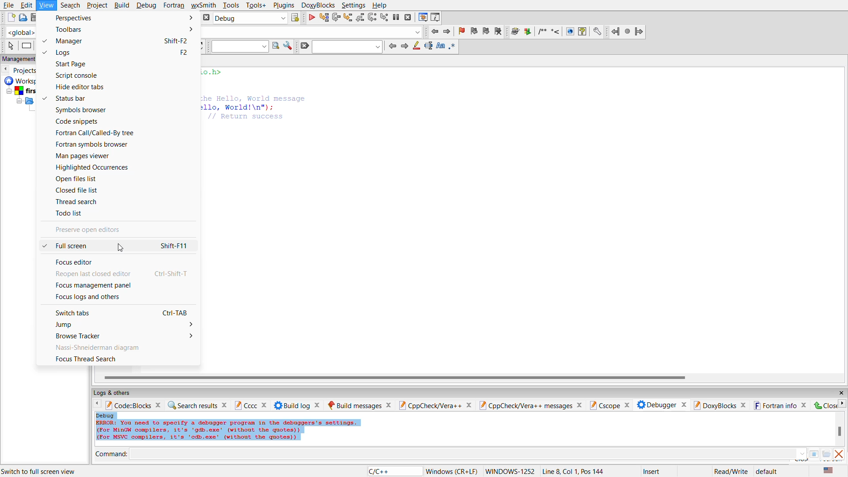  What do you see at coordinates (295, 405) in the screenshot?
I see `build log` at bounding box center [295, 405].